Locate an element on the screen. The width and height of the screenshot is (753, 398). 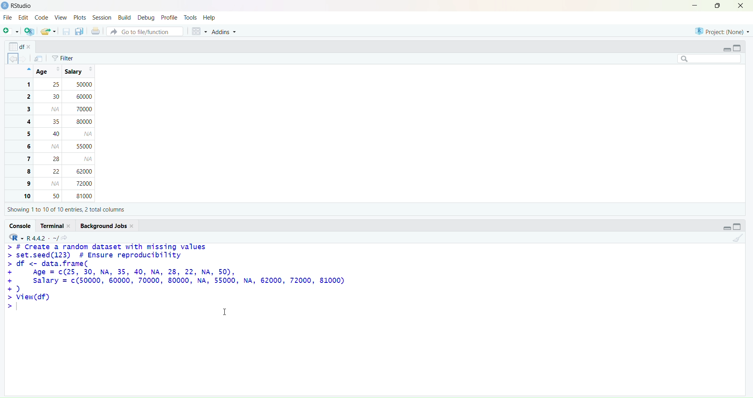
R 4.4.2 is located at coordinates (33, 237).